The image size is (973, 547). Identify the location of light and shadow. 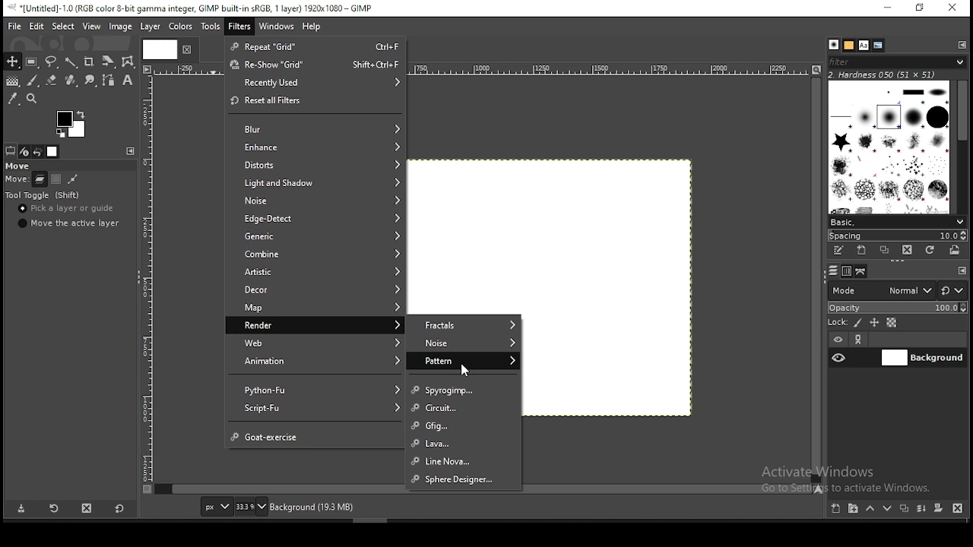
(315, 182).